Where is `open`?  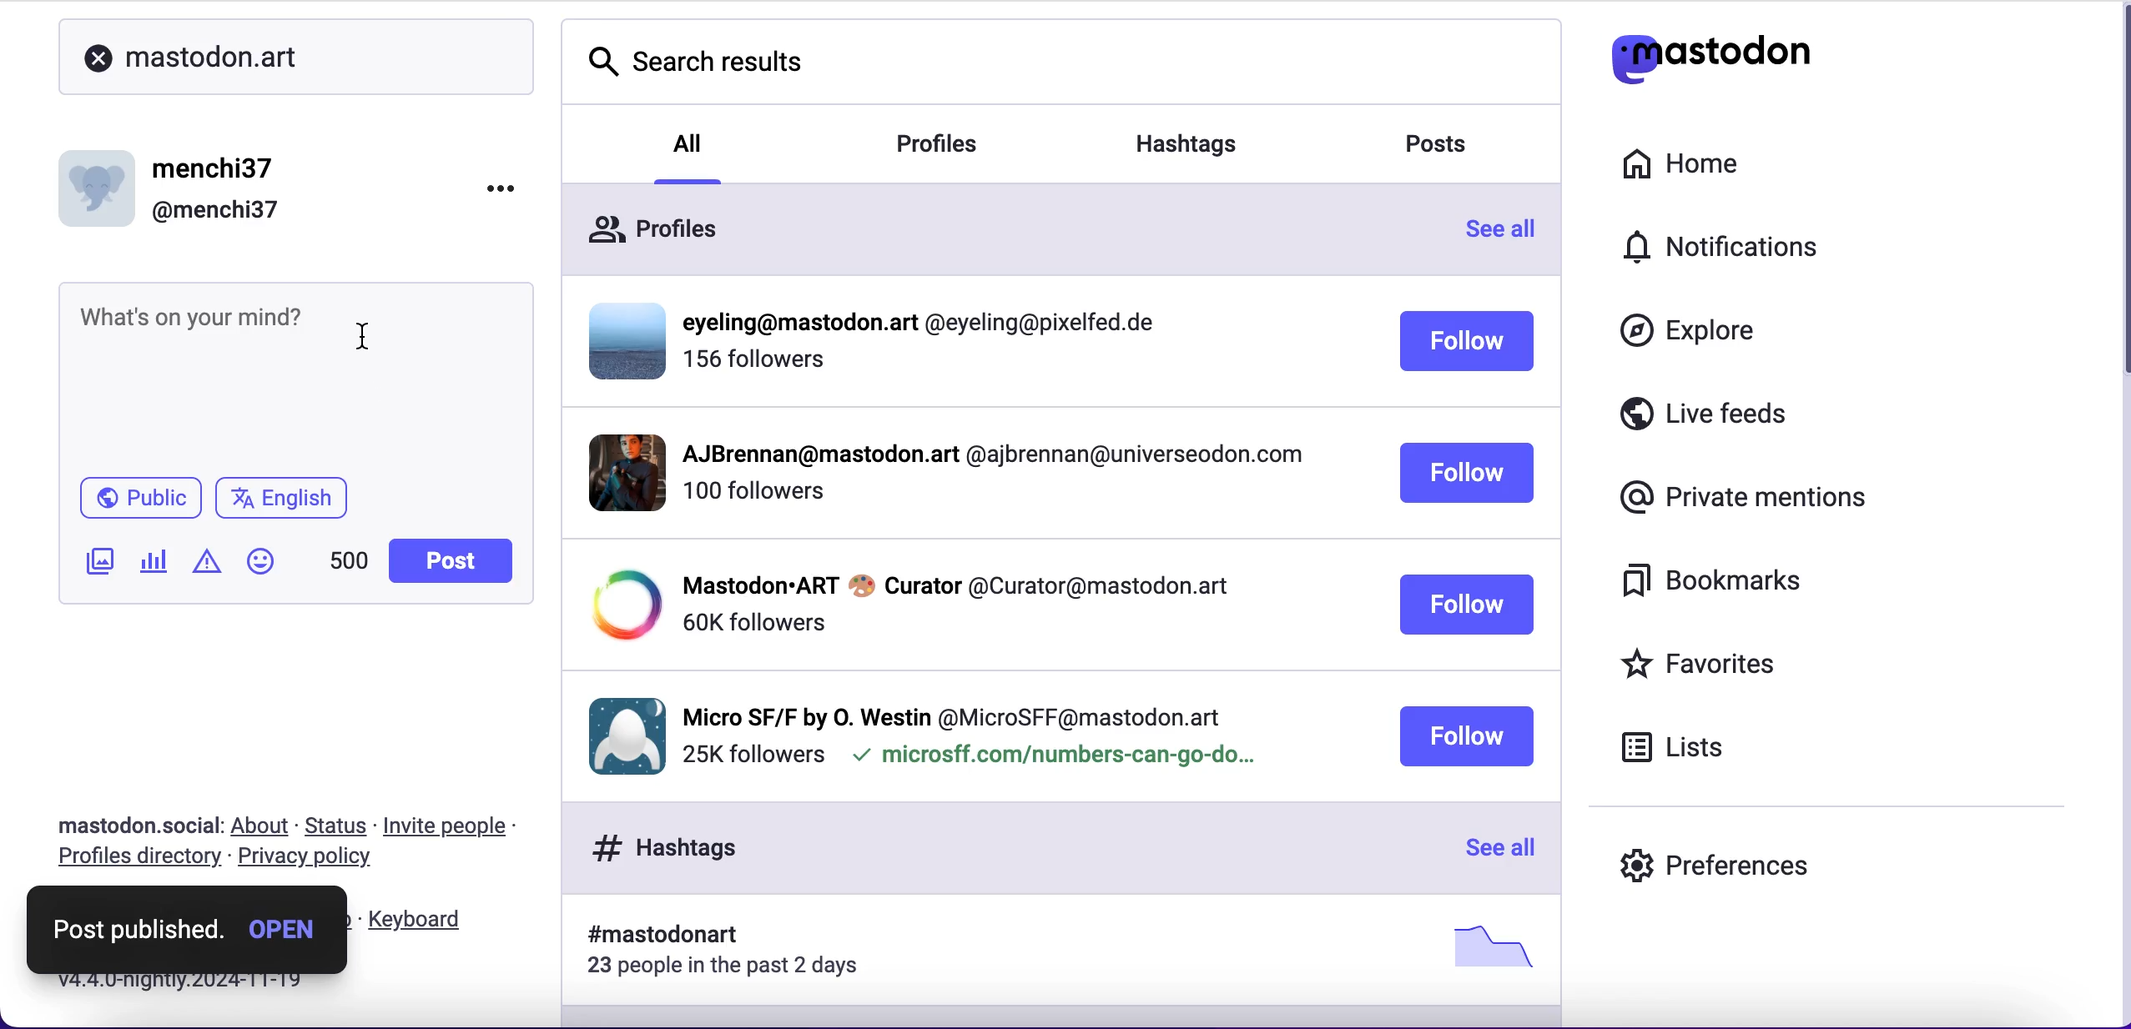
open is located at coordinates (285, 925).